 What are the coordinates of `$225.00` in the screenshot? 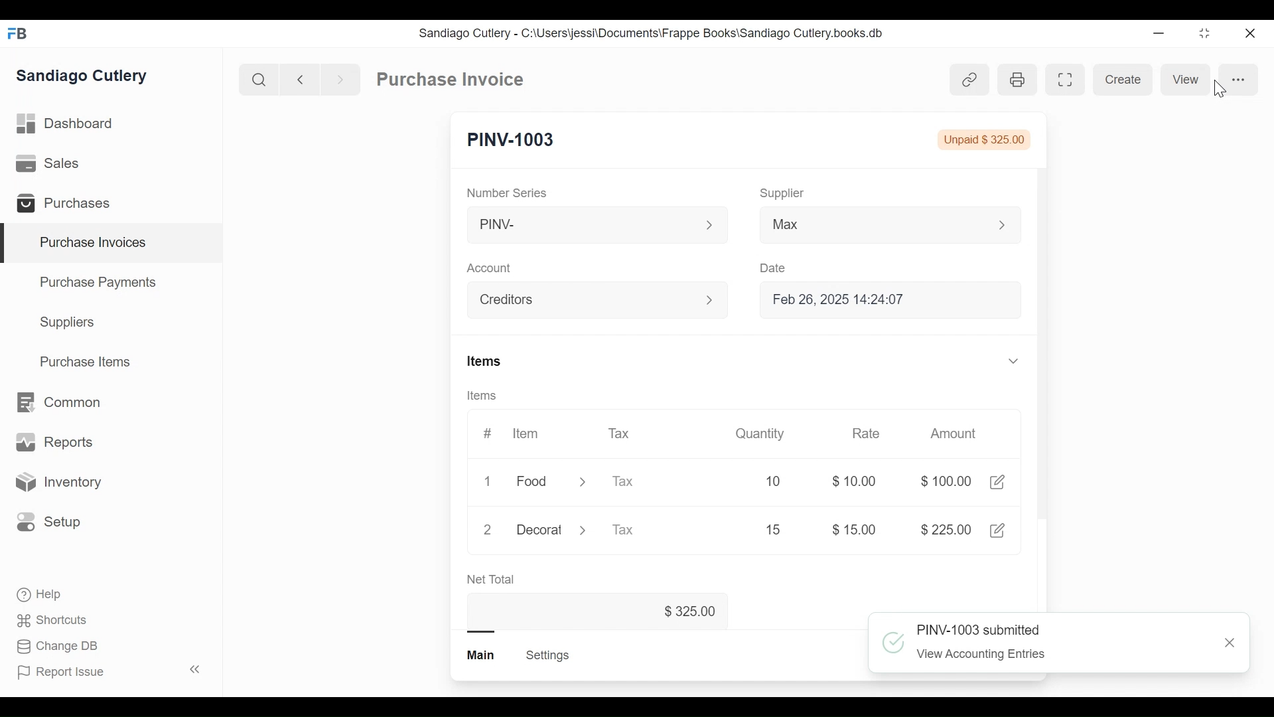 It's located at (946, 530).